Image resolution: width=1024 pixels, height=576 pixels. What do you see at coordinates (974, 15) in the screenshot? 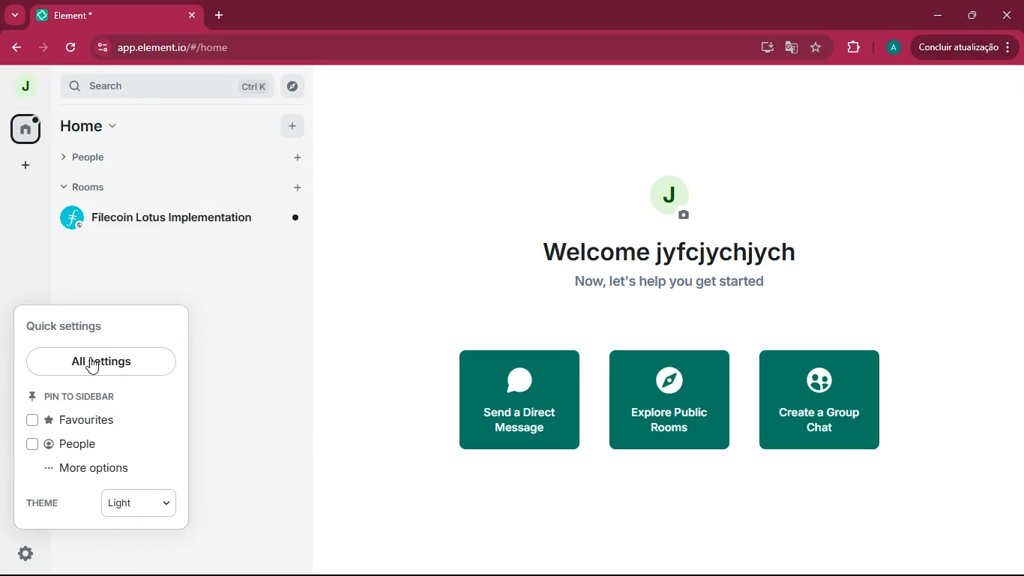
I see `maximize` at bounding box center [974, 15].